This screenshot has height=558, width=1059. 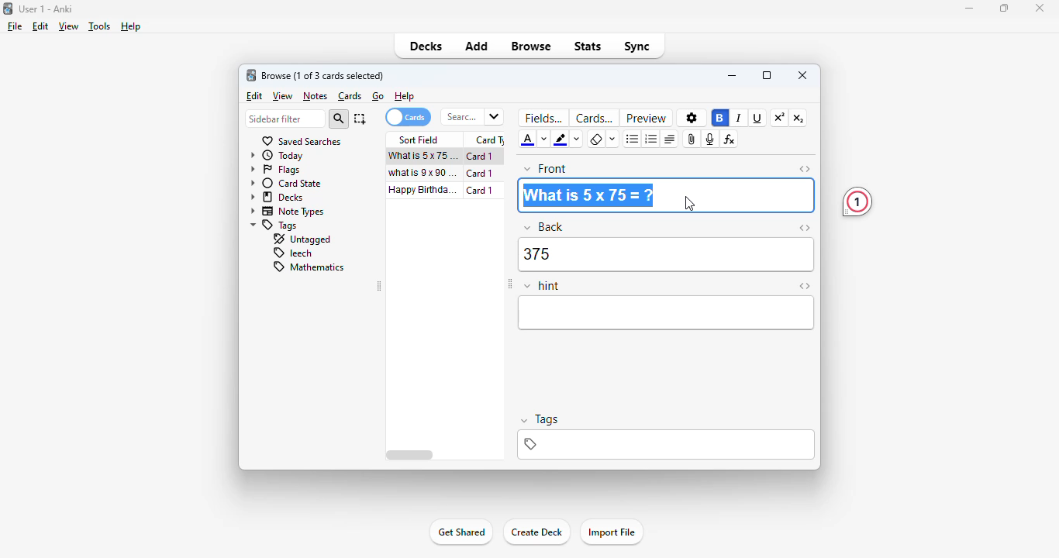 What do you see at coordinates (543, 118) in the screenshot?
I see `fields` at bounding box center [543, 118].